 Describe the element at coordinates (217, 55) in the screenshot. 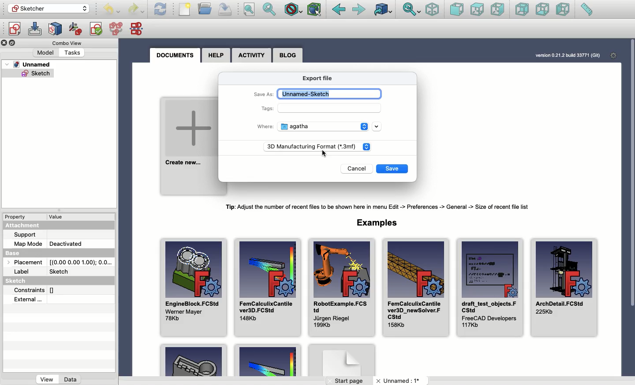

I see `Help` at that location.